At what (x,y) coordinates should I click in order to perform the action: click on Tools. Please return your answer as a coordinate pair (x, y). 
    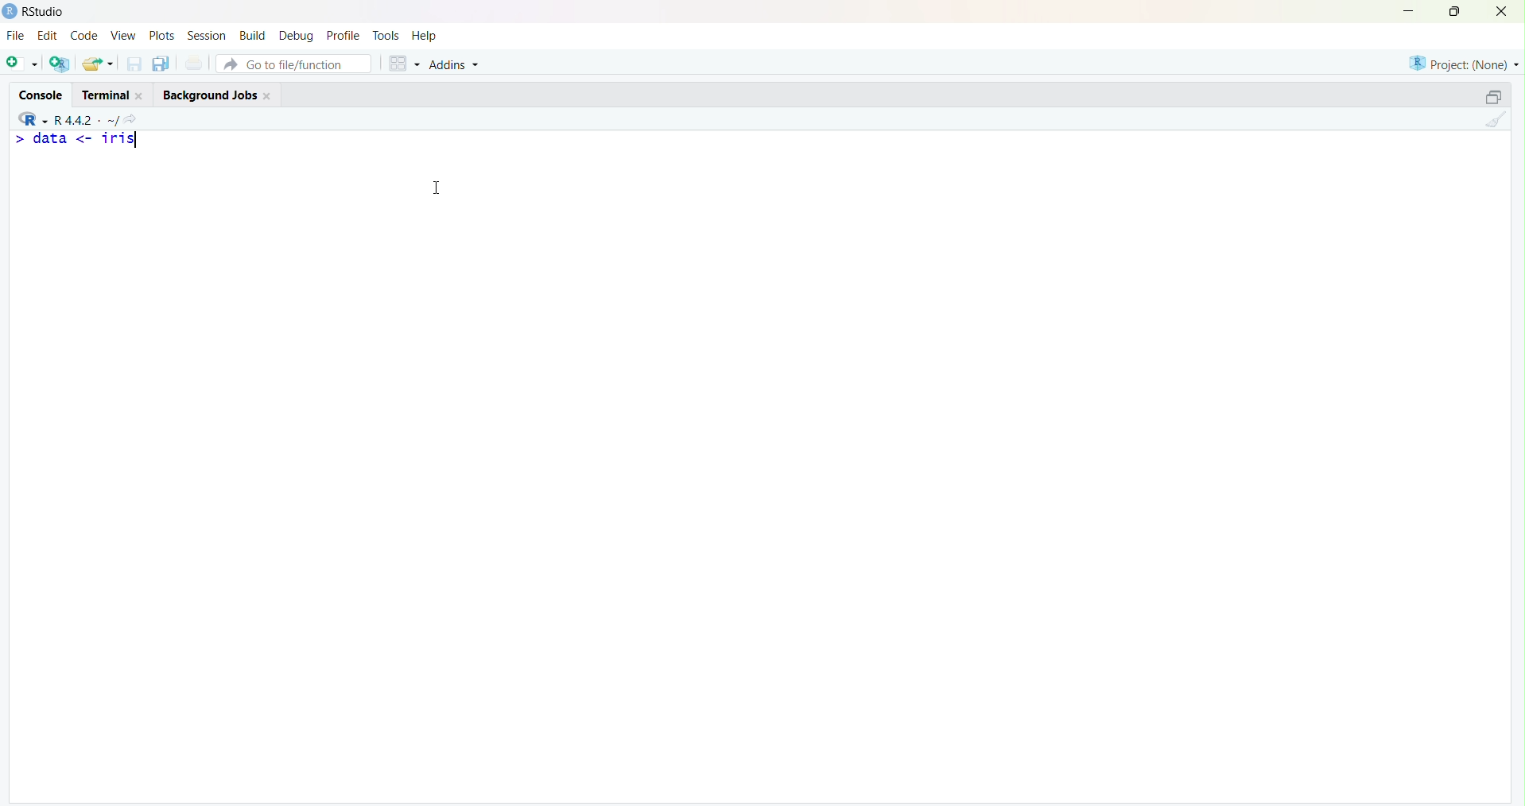
    Looking at the image, I should click on (386, 34).